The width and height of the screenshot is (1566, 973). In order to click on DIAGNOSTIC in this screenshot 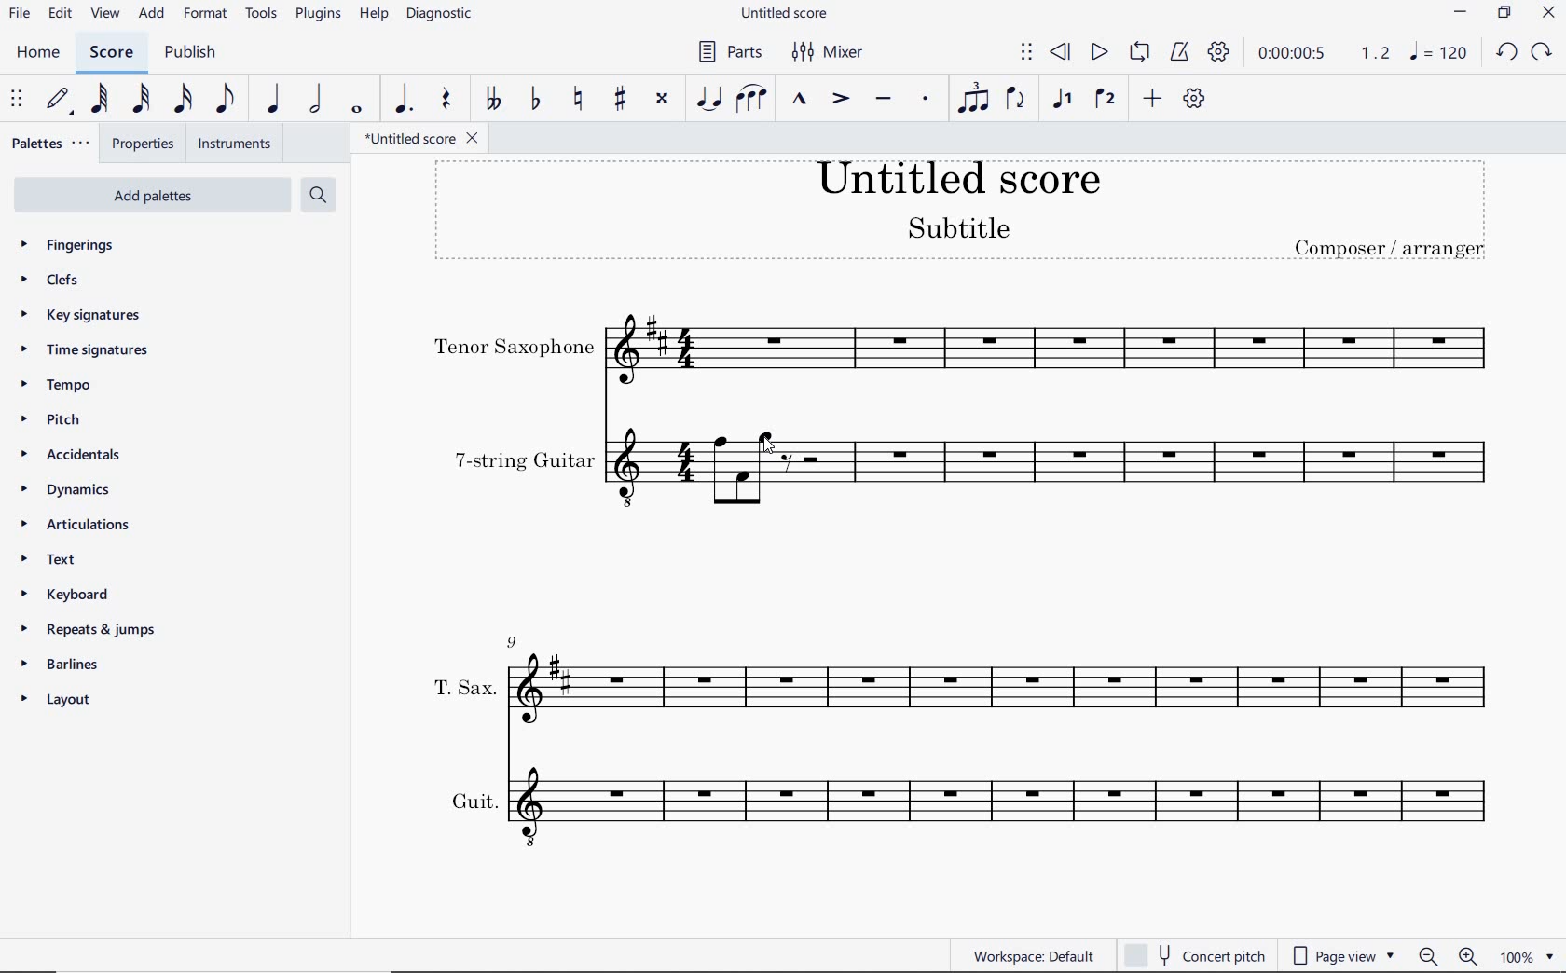, I will do `click(441, 16)`.